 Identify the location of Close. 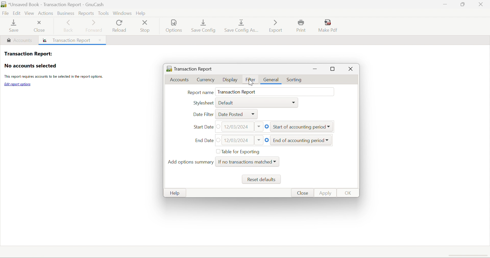
(39, 26).